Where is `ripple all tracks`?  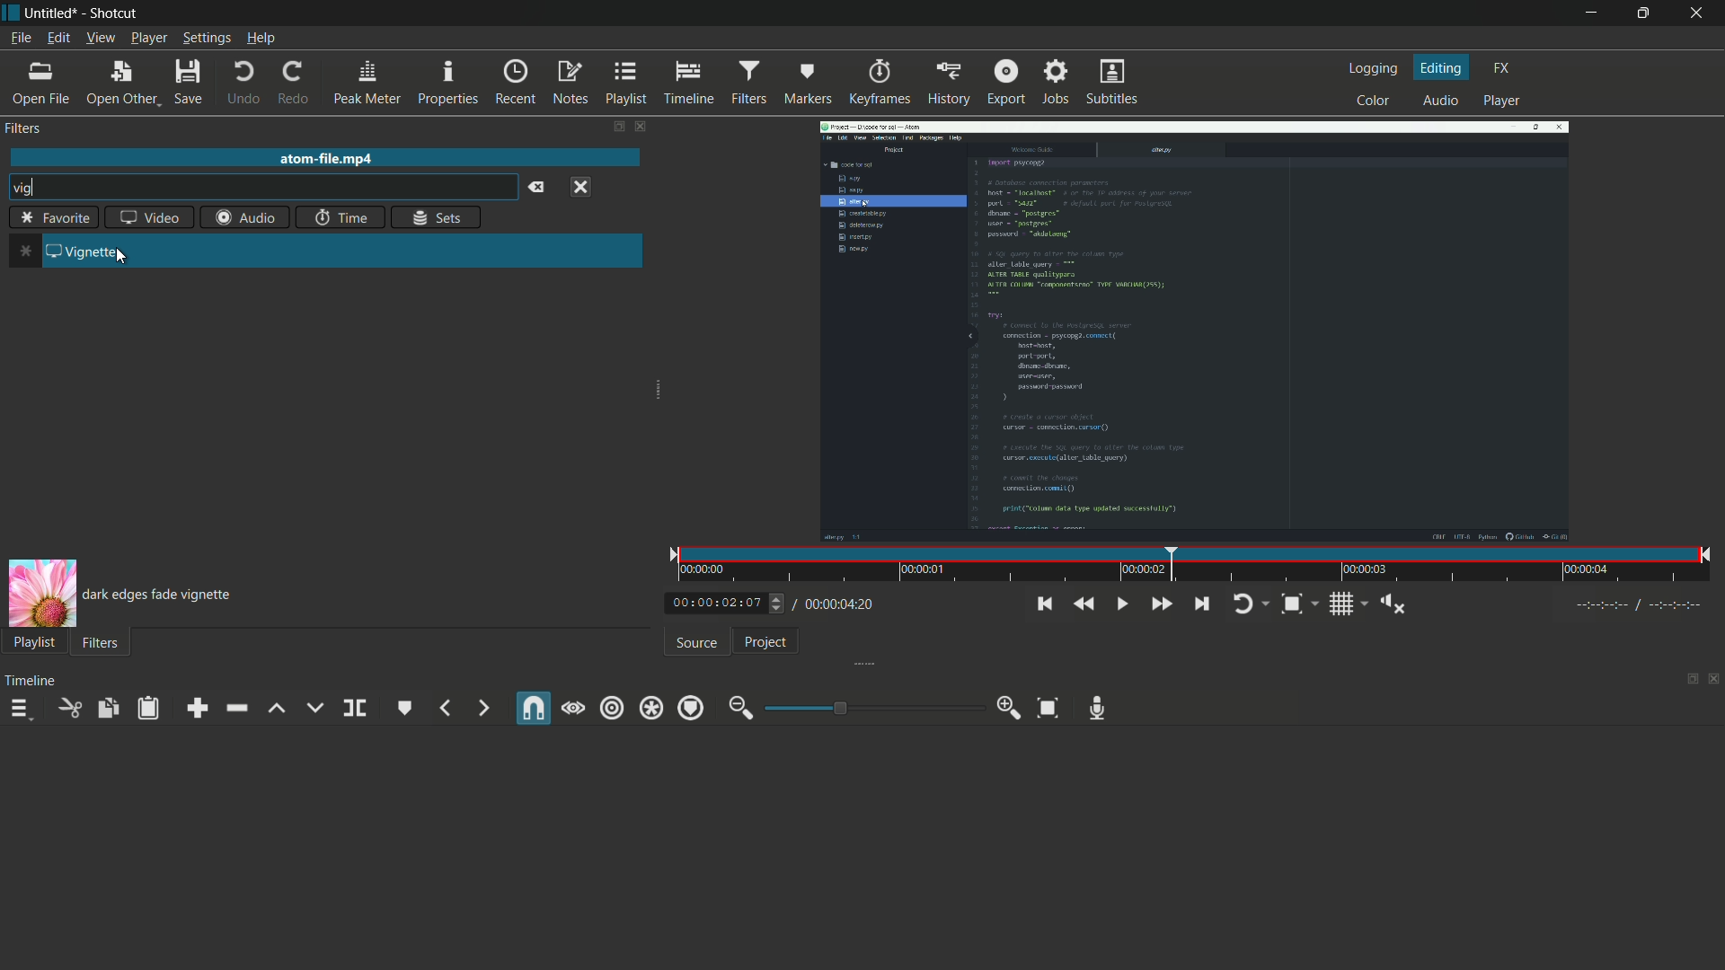 ripple all tracks is located at coordinates (650, 710).